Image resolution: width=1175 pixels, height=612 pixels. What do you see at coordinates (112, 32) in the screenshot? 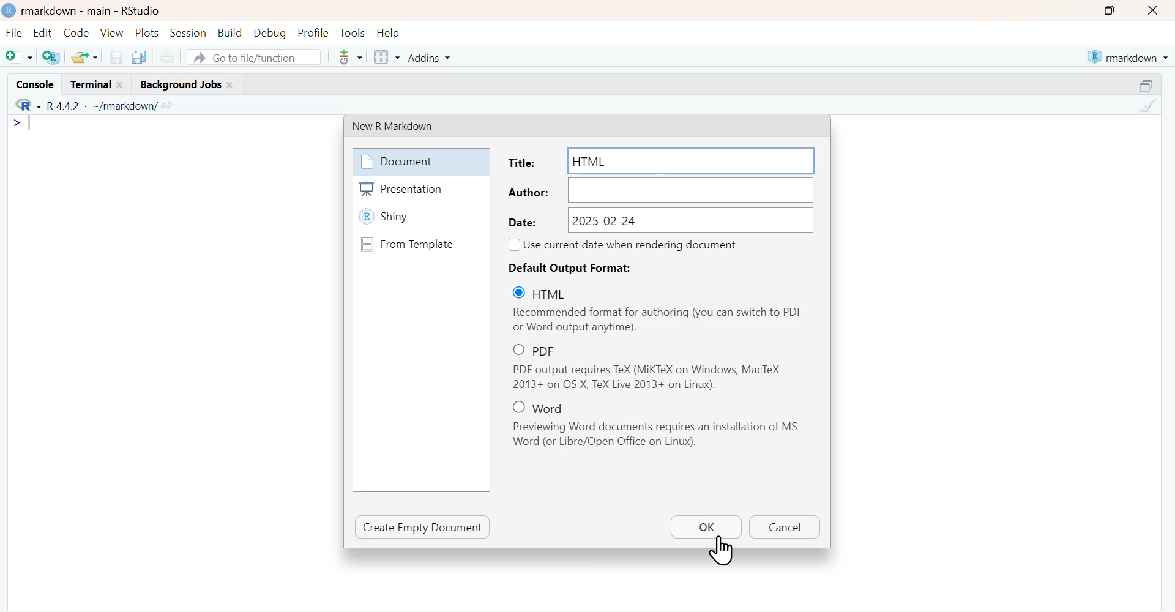
I see `View` at bounding box center [112, 32].